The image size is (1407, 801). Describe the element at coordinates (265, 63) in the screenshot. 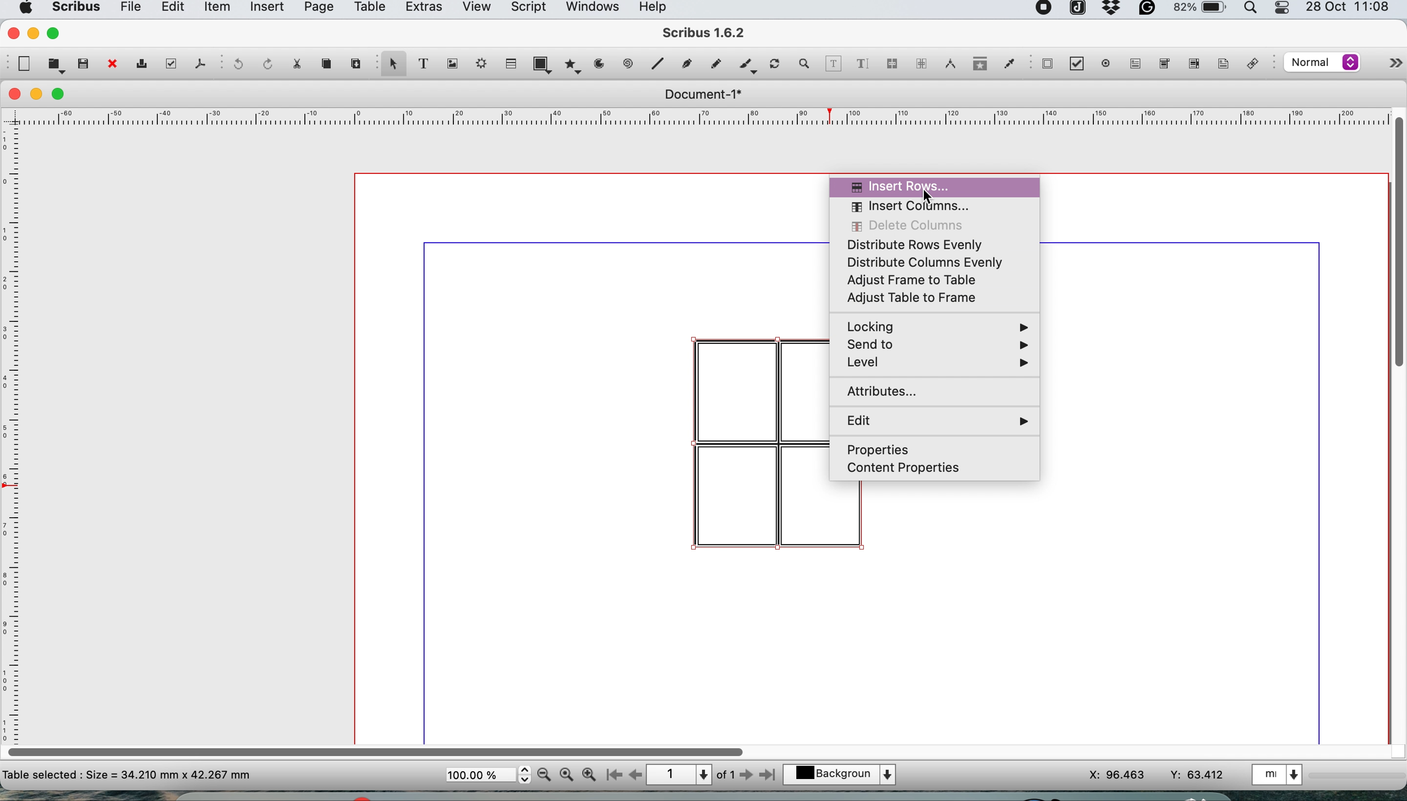

I see `redo` at that location.